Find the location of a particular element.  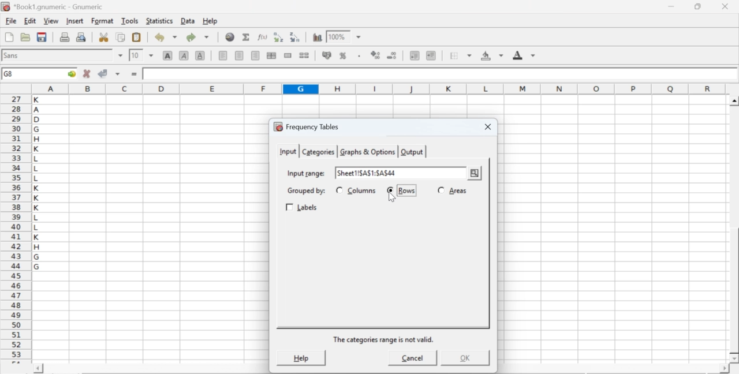

redo is located at coordinates (197, 37).